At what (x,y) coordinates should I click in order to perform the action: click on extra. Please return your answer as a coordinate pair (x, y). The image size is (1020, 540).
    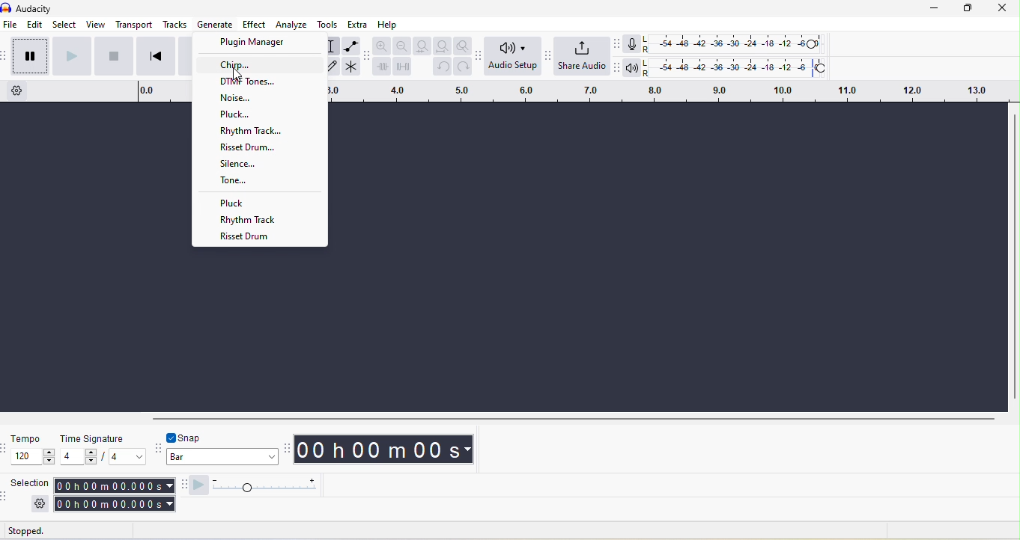
    Looking at the image, I should click on (356, 24).